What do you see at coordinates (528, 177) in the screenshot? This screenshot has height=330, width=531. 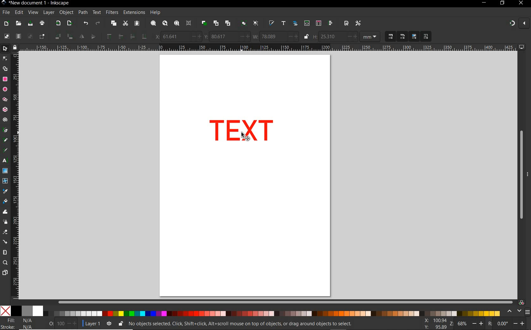 I see `More ` at bounding box center [528, 177].